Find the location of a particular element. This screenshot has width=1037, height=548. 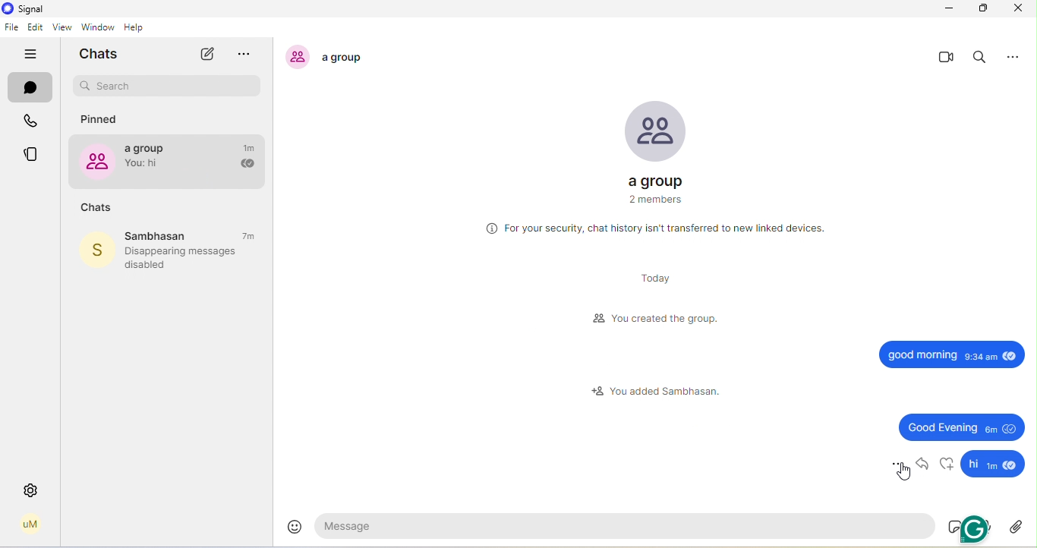

hi is located at coordinates (993, 465).